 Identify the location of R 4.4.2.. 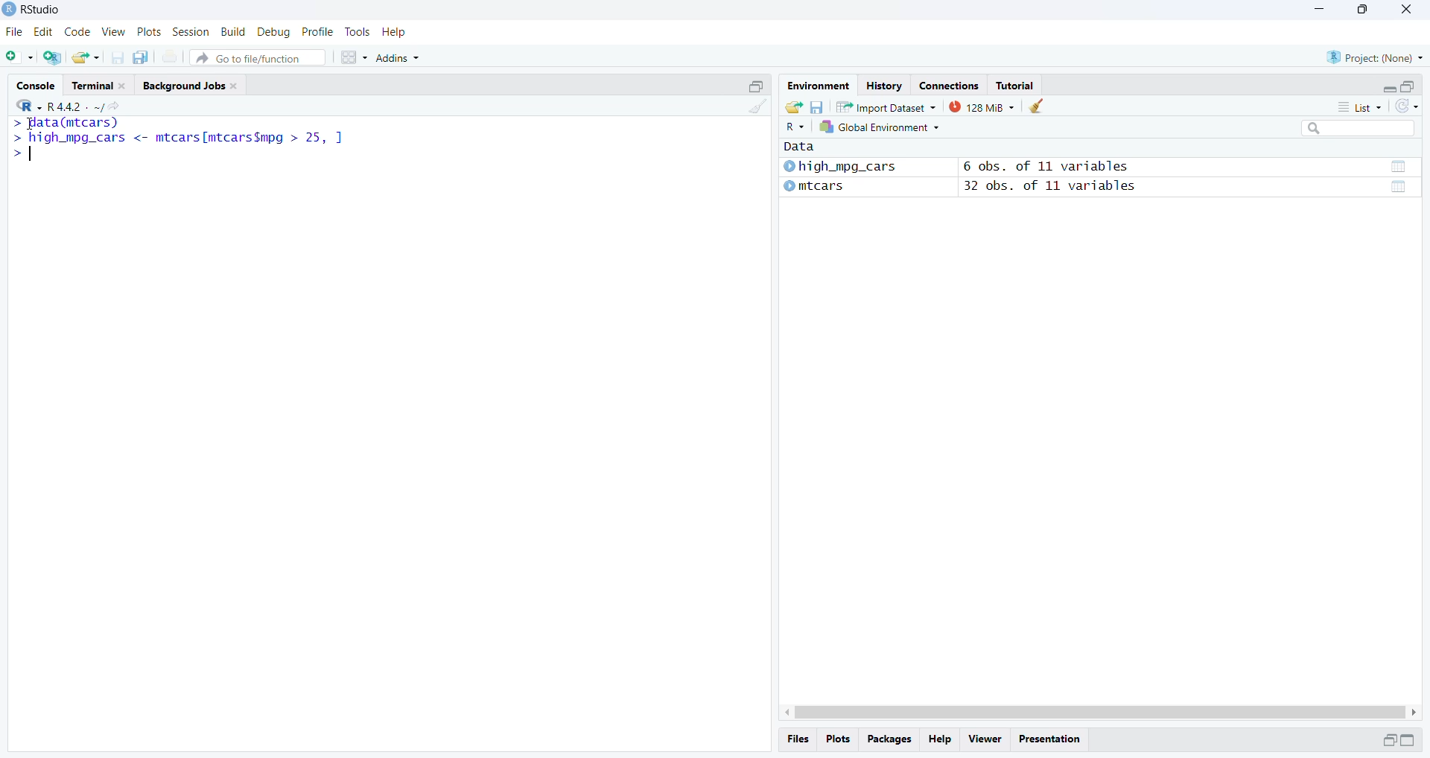
(52, 106).